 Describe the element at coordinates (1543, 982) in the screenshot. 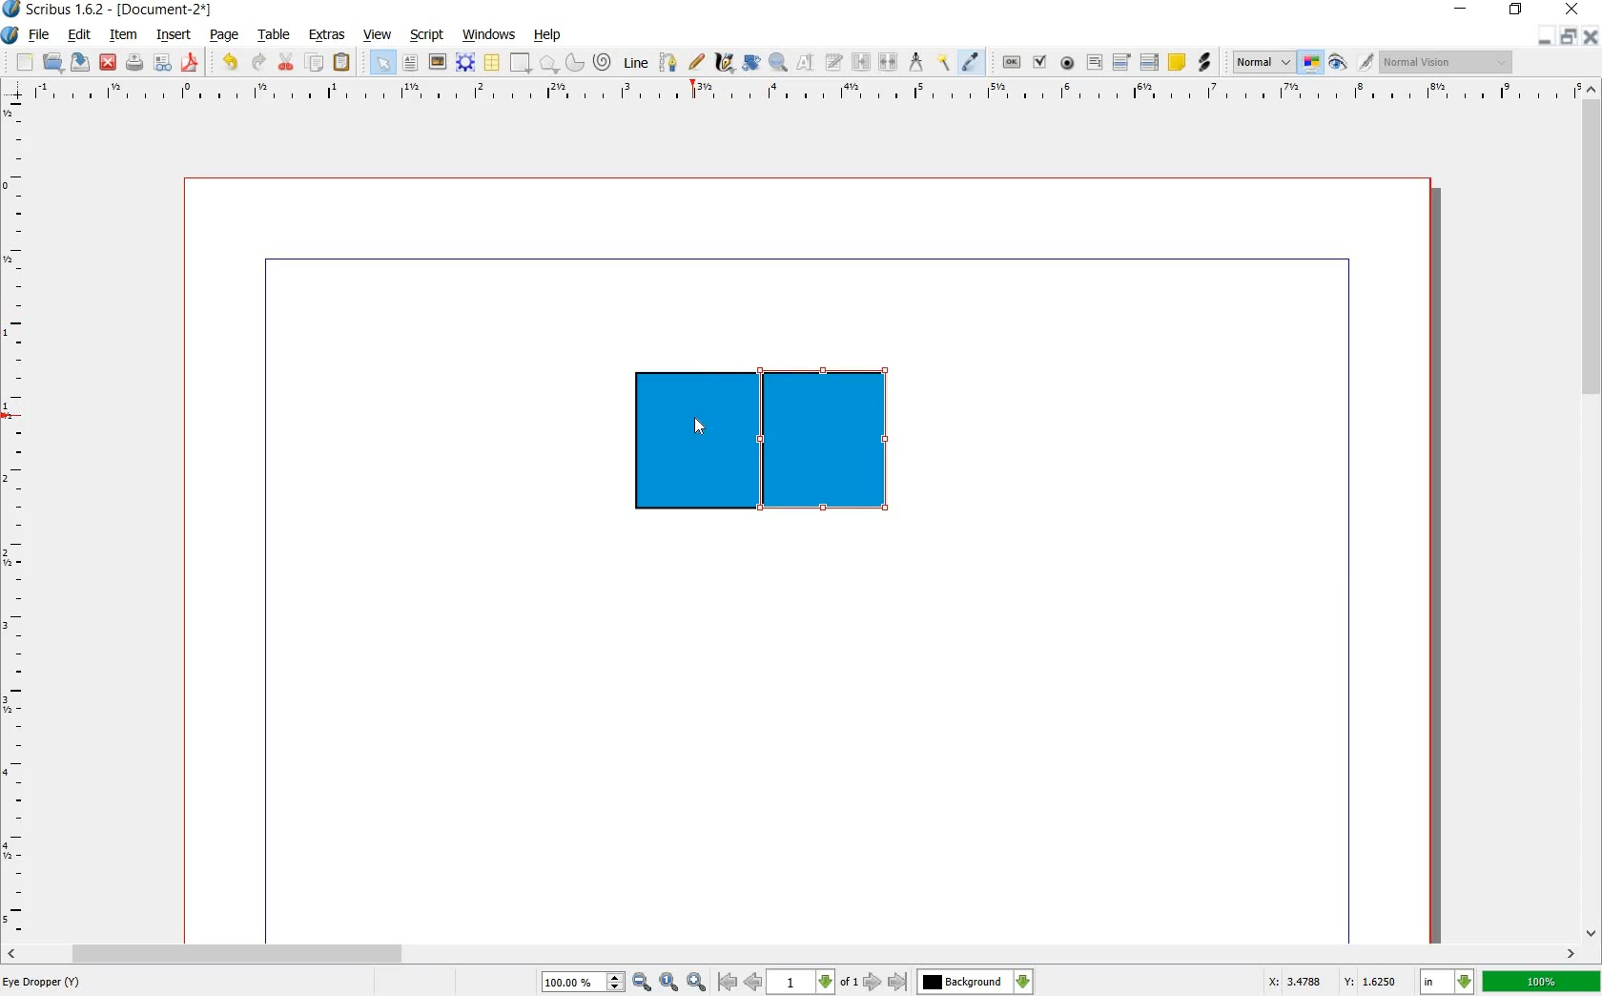

I see `100%` at that location.